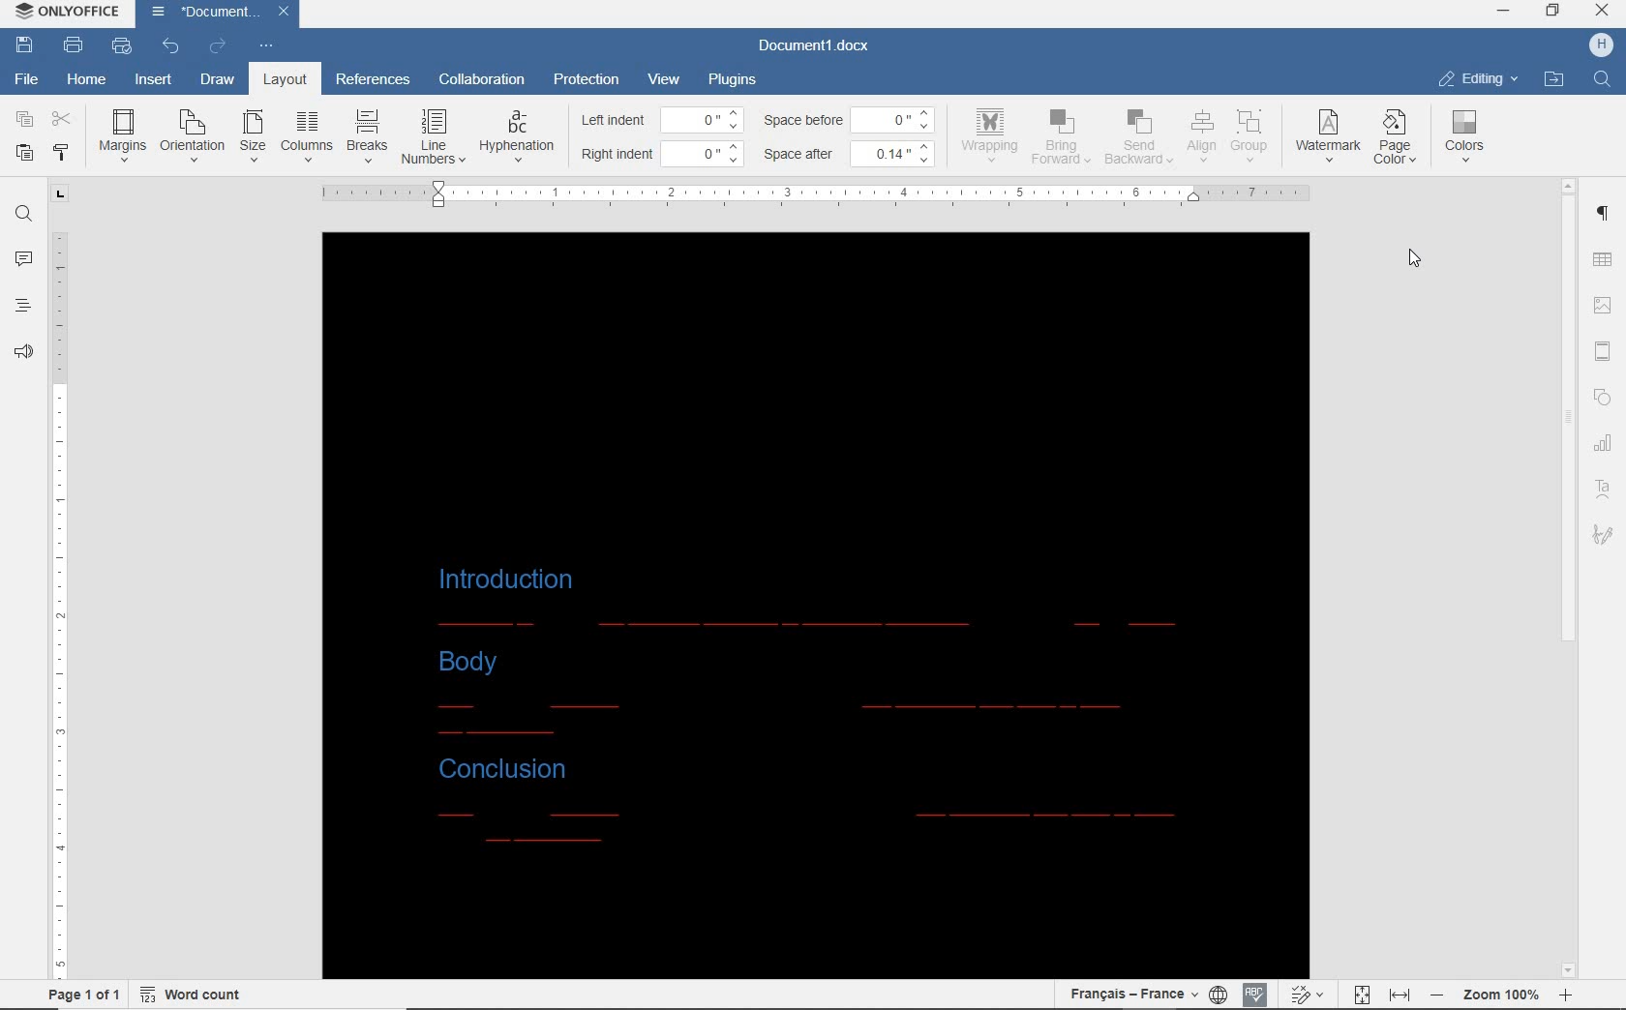 The height and width of the screenshot is (1010, 1626). Describe the element at coordinates (1329, 134) in the screenshot. I see `watermark` at that location.